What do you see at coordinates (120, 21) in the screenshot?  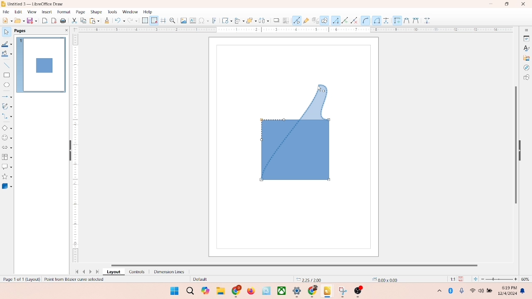 I see `undo` at bounding box center [120, 21].